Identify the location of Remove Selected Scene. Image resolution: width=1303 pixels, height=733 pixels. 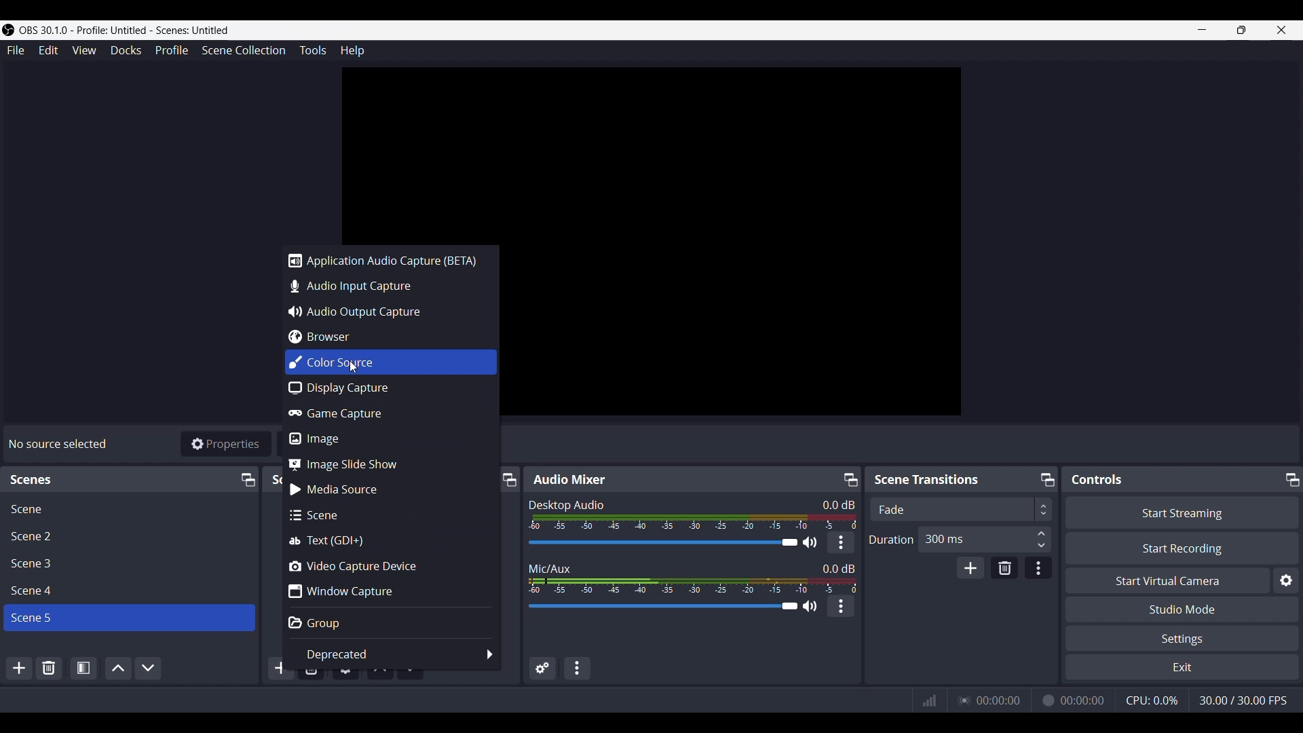
(50, 666).